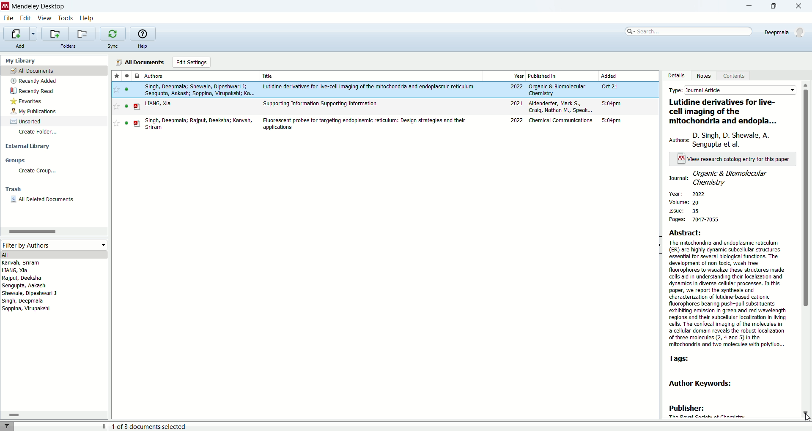 The width and height of the screenshot is (812, 431). What do you see at coordinates (19, 61) in the screenshot?
I see `my library` at bounding box center [19, 61].